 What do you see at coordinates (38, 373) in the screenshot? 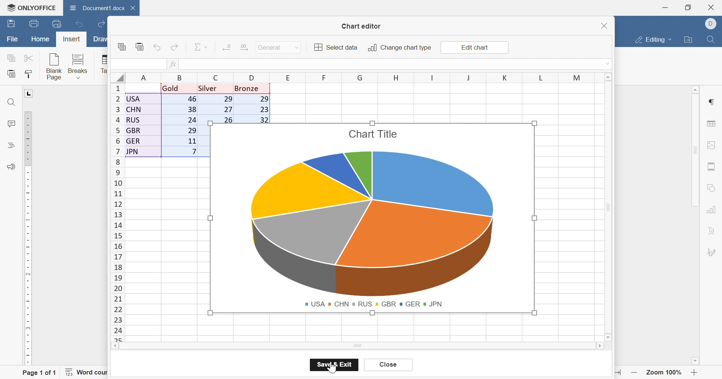
I see `Page 1 of 1` at bounding box center [38, 373].